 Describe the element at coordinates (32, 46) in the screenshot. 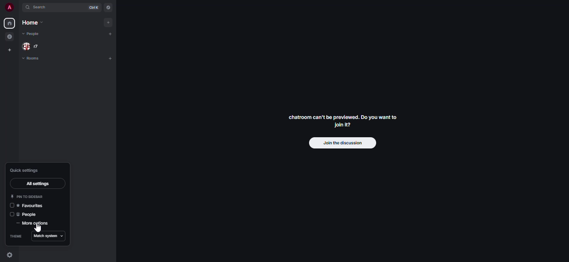

I see `people` at that location.